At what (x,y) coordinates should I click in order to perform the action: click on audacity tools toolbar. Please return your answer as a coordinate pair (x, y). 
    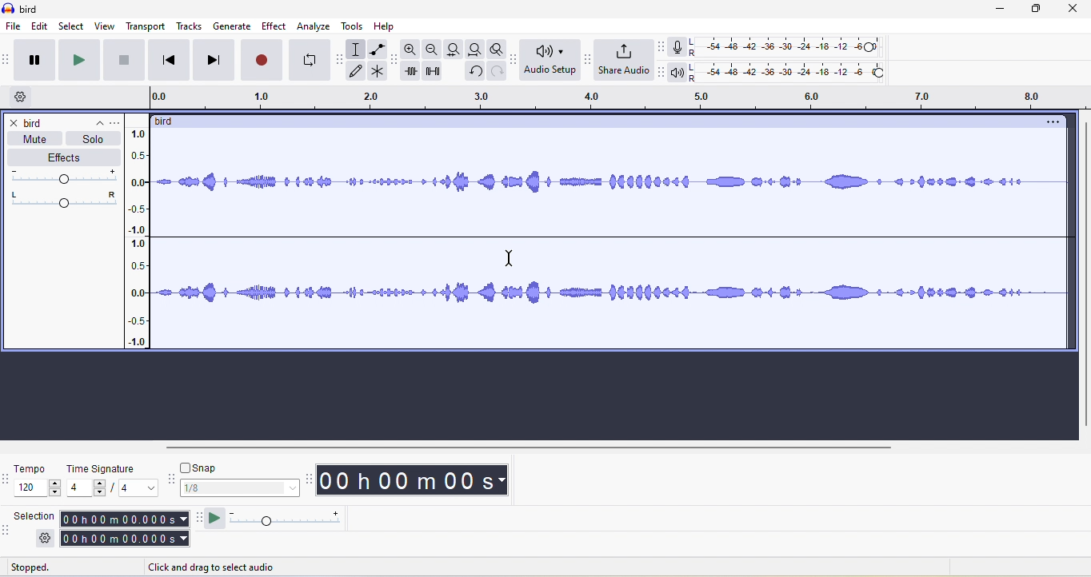
    Looking at the image, I should click on (342, 57).